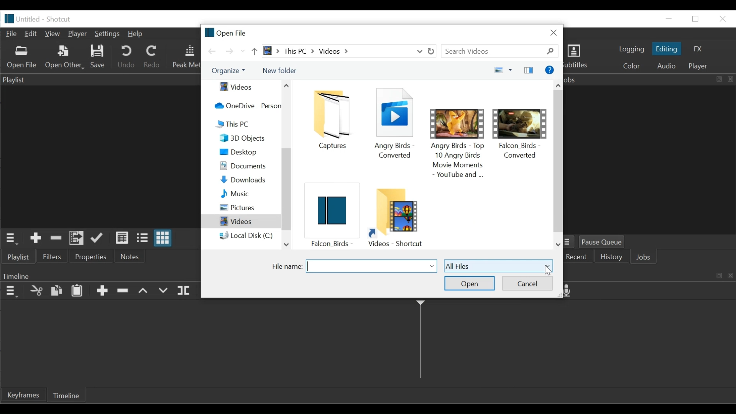 This screenshot has width=736, height=414. What do you see at coordinates (54, 238) in the screenshot?
I see `Remove cut` at bounding box center [54, 238].